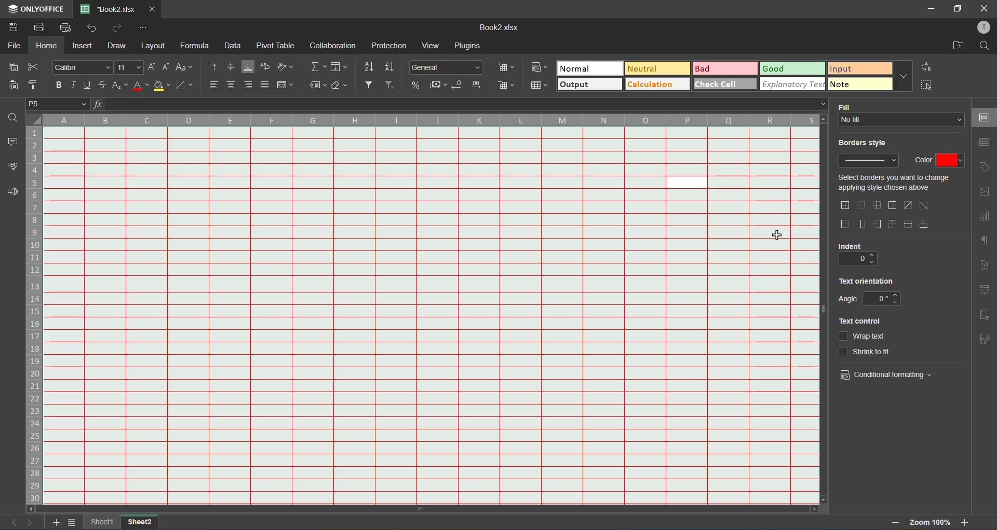  I want to click on wrap text, so click(267, 67).